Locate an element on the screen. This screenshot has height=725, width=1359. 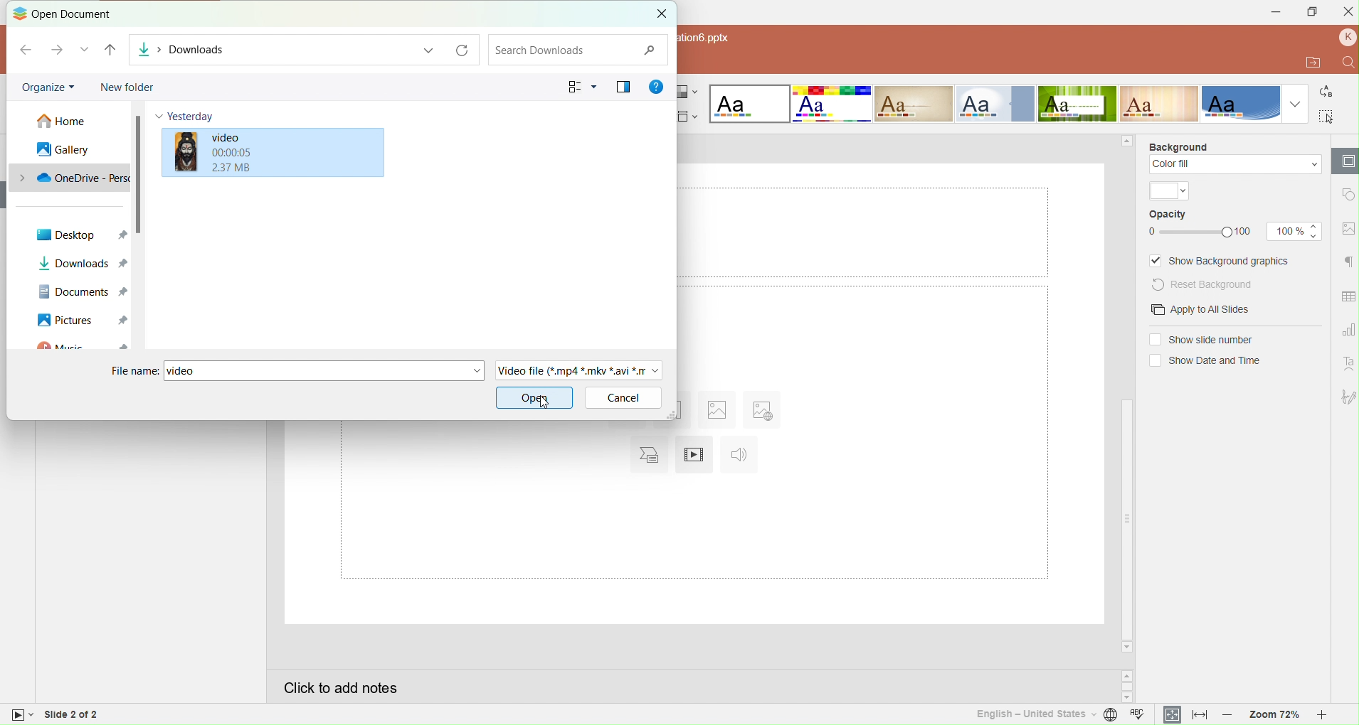
Back is located at coordinates (24, 49).